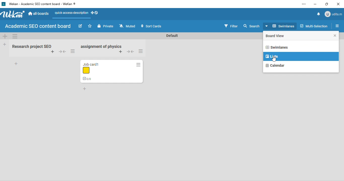 This screenshot has height=181, width=344. I want to click on wekan logo, so click(13, 15).